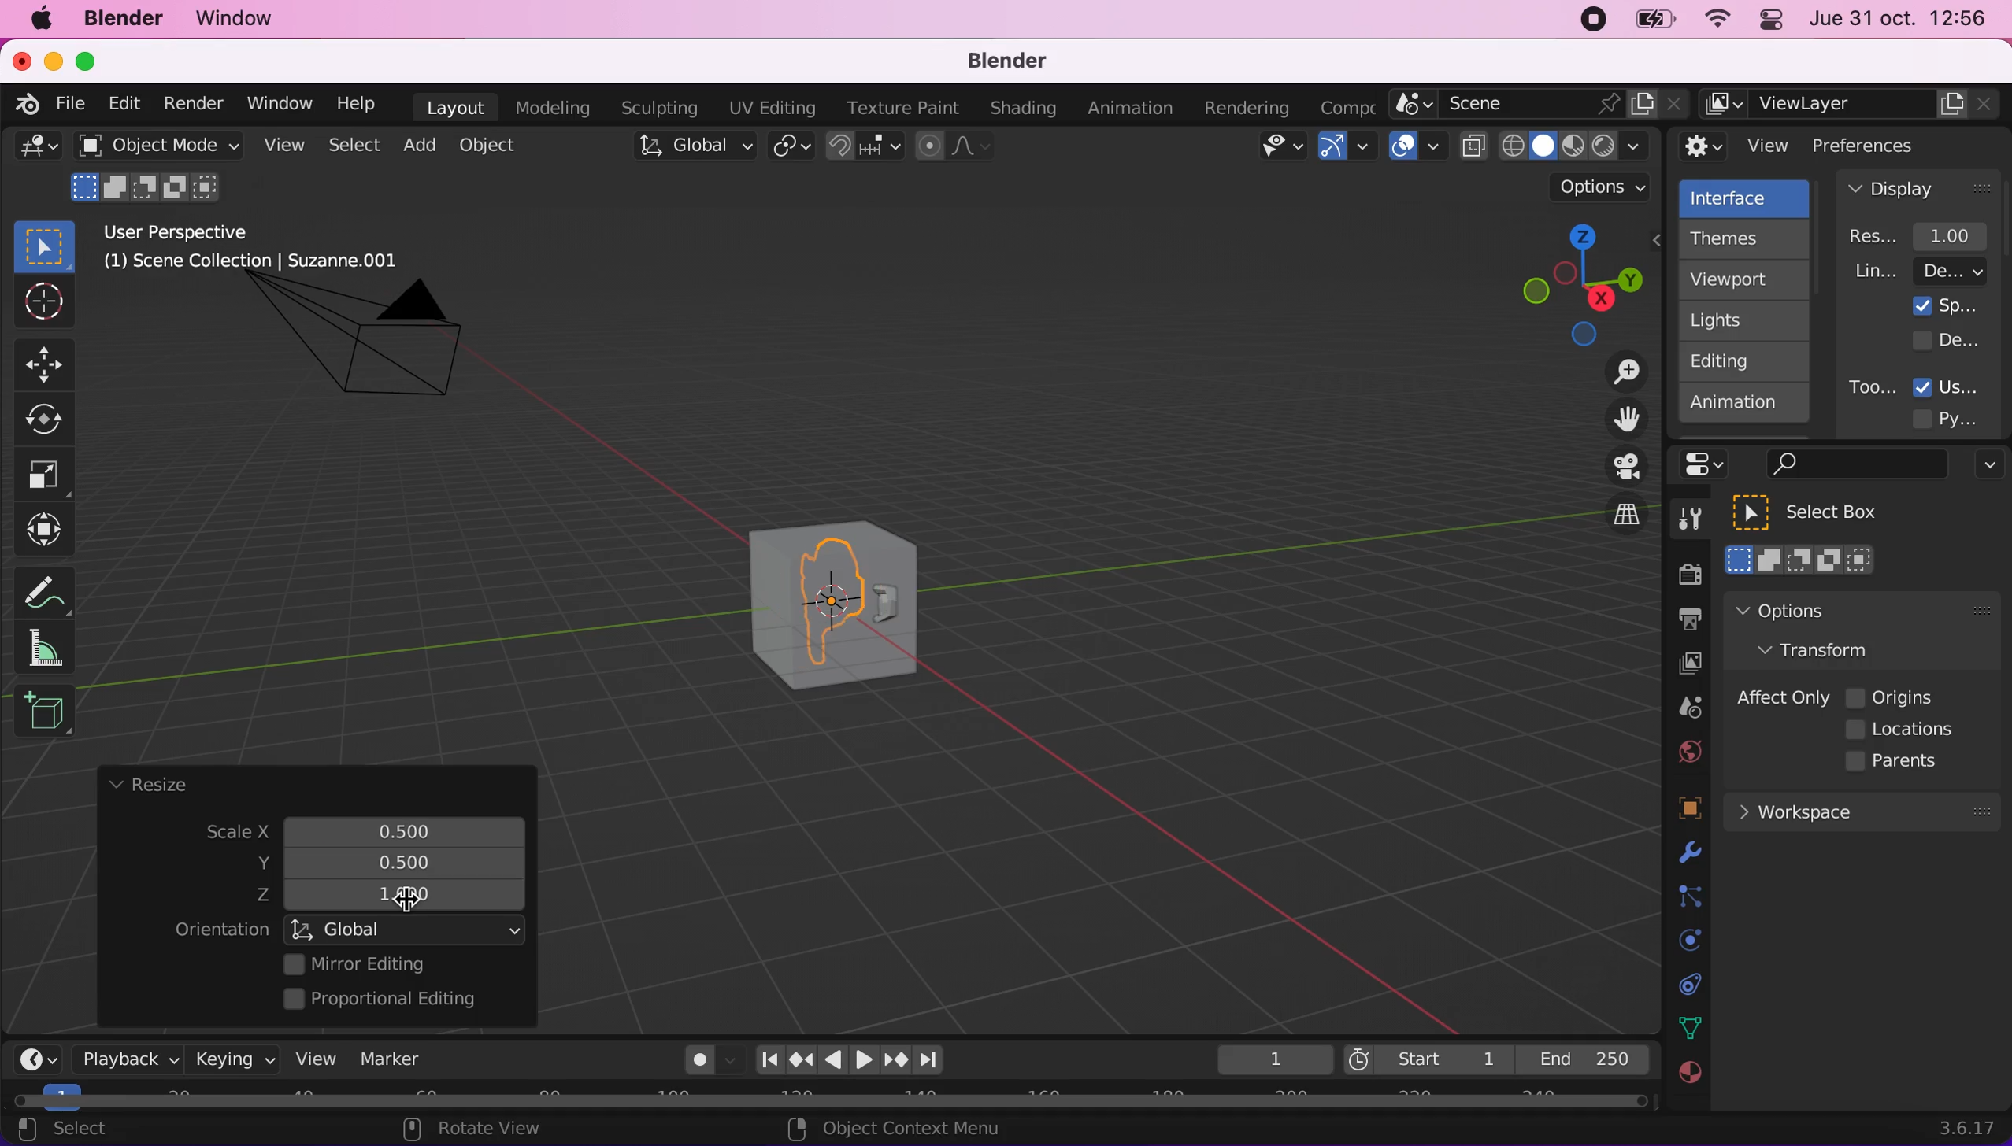 The image size is (2012, 1146). I want to click on mac logo, so click(40, 20).